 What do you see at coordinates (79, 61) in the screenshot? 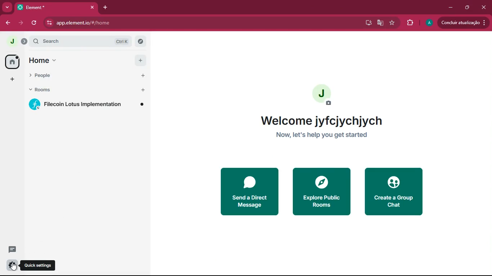
I see `home` at bounding box center [79, 61].